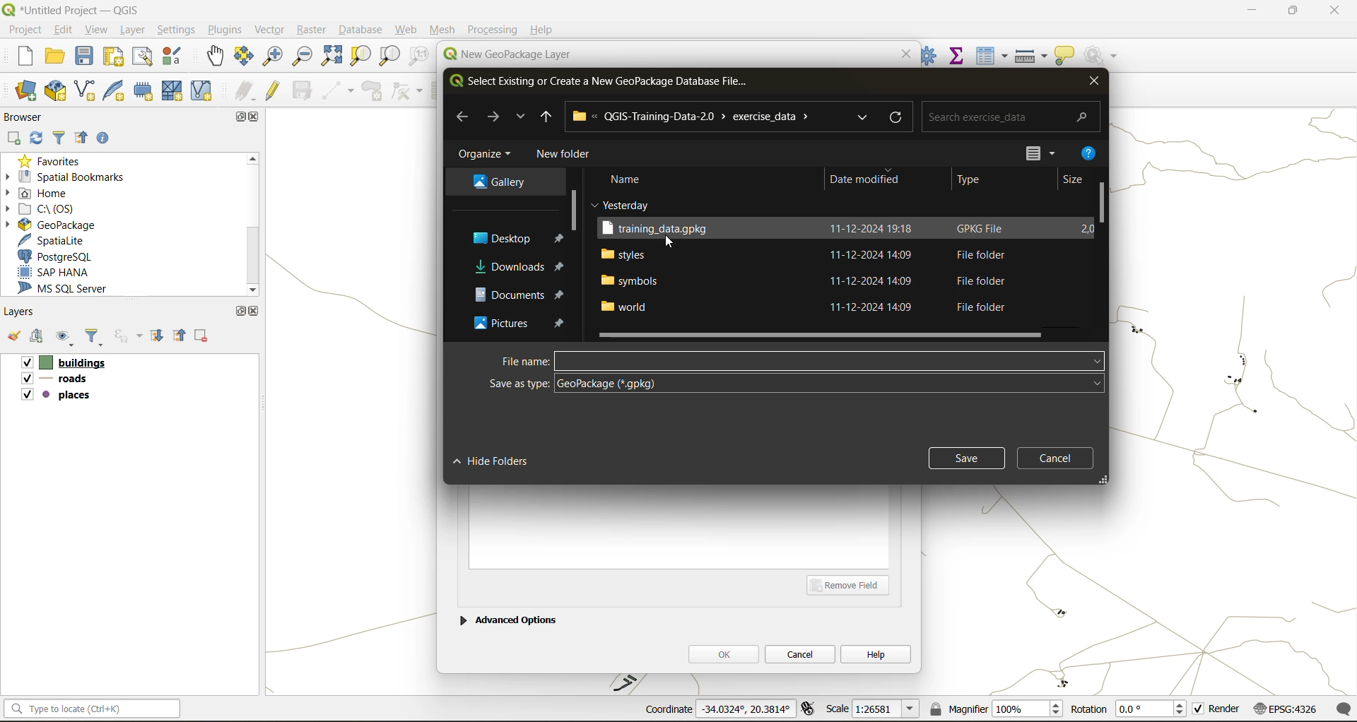 The image size is (1357, 722). What do you see at coordinates (1218, 711) in the screenshot?
I see `render` at bounding box center [1218, 711].